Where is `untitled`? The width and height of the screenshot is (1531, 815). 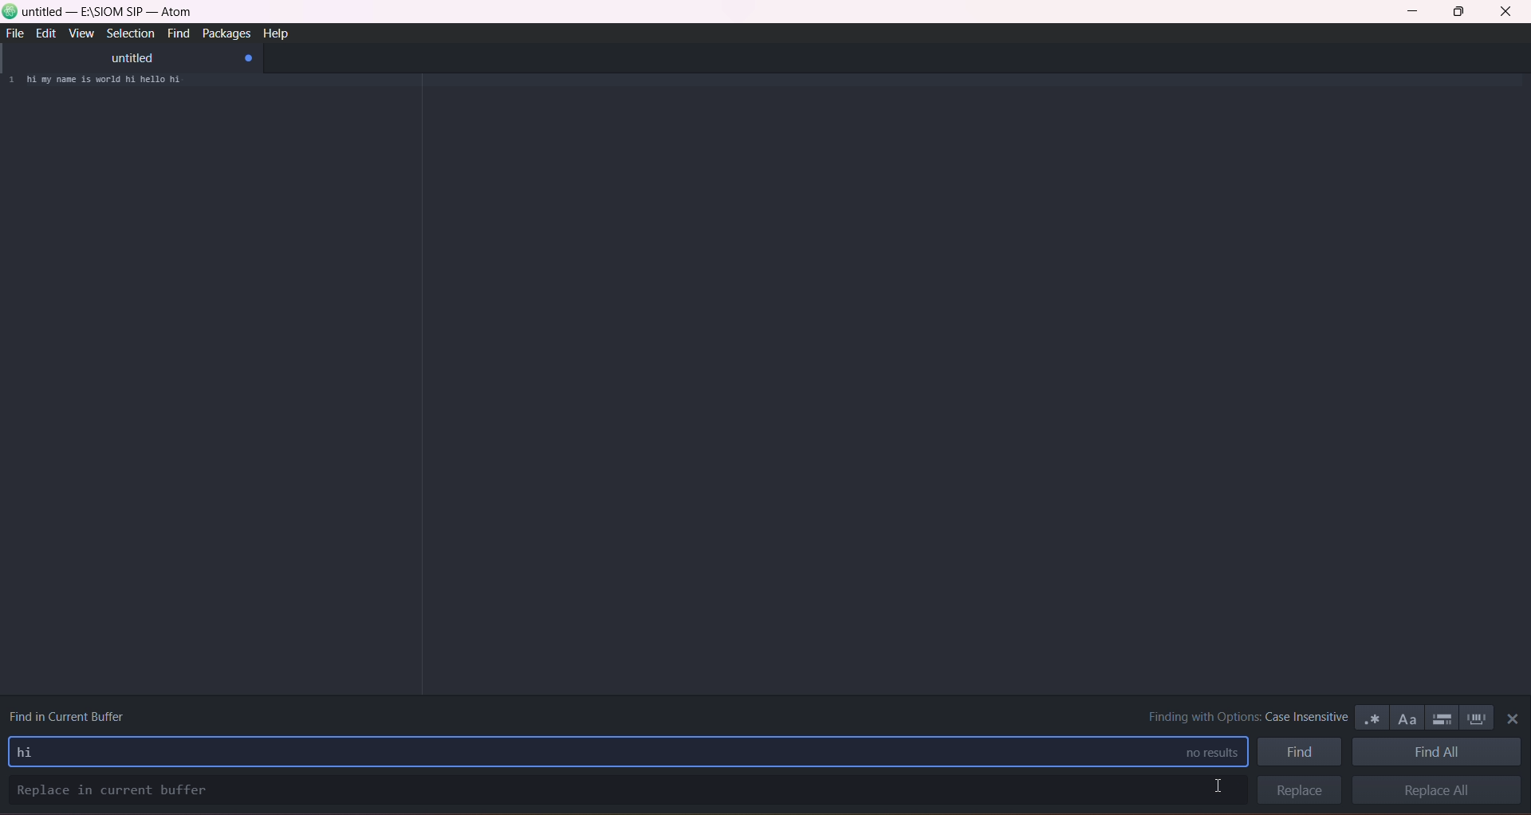
untitled is located at coordinates (131, 58).